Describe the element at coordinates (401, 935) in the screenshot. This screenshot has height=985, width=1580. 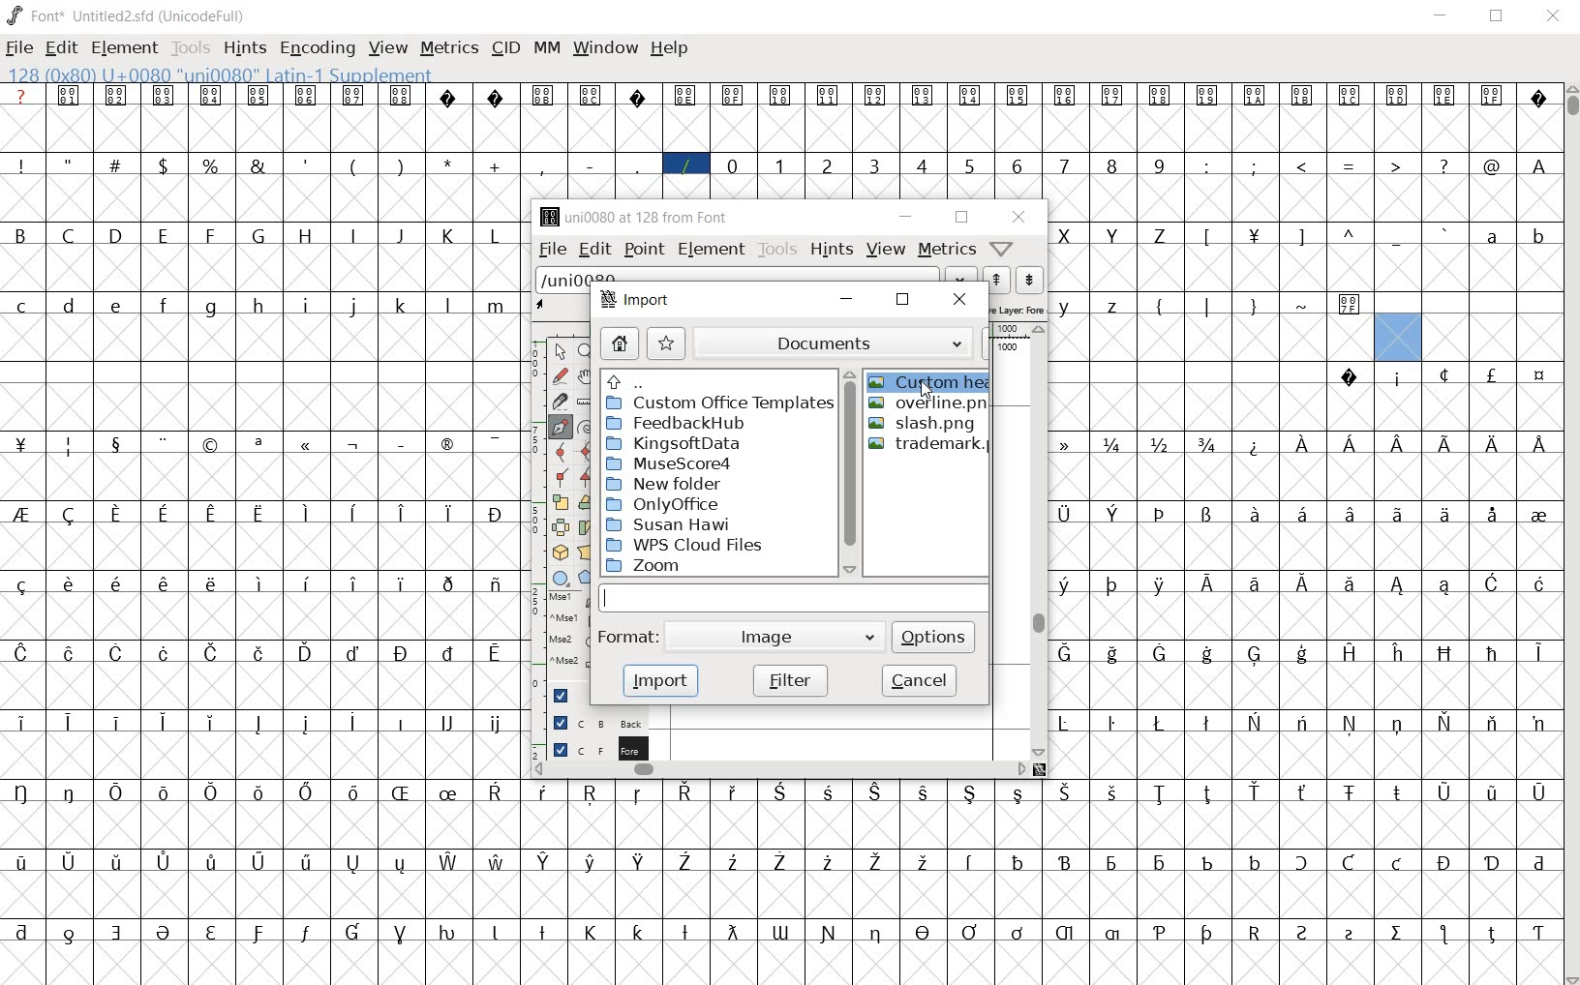
I see `glyph` at that location.